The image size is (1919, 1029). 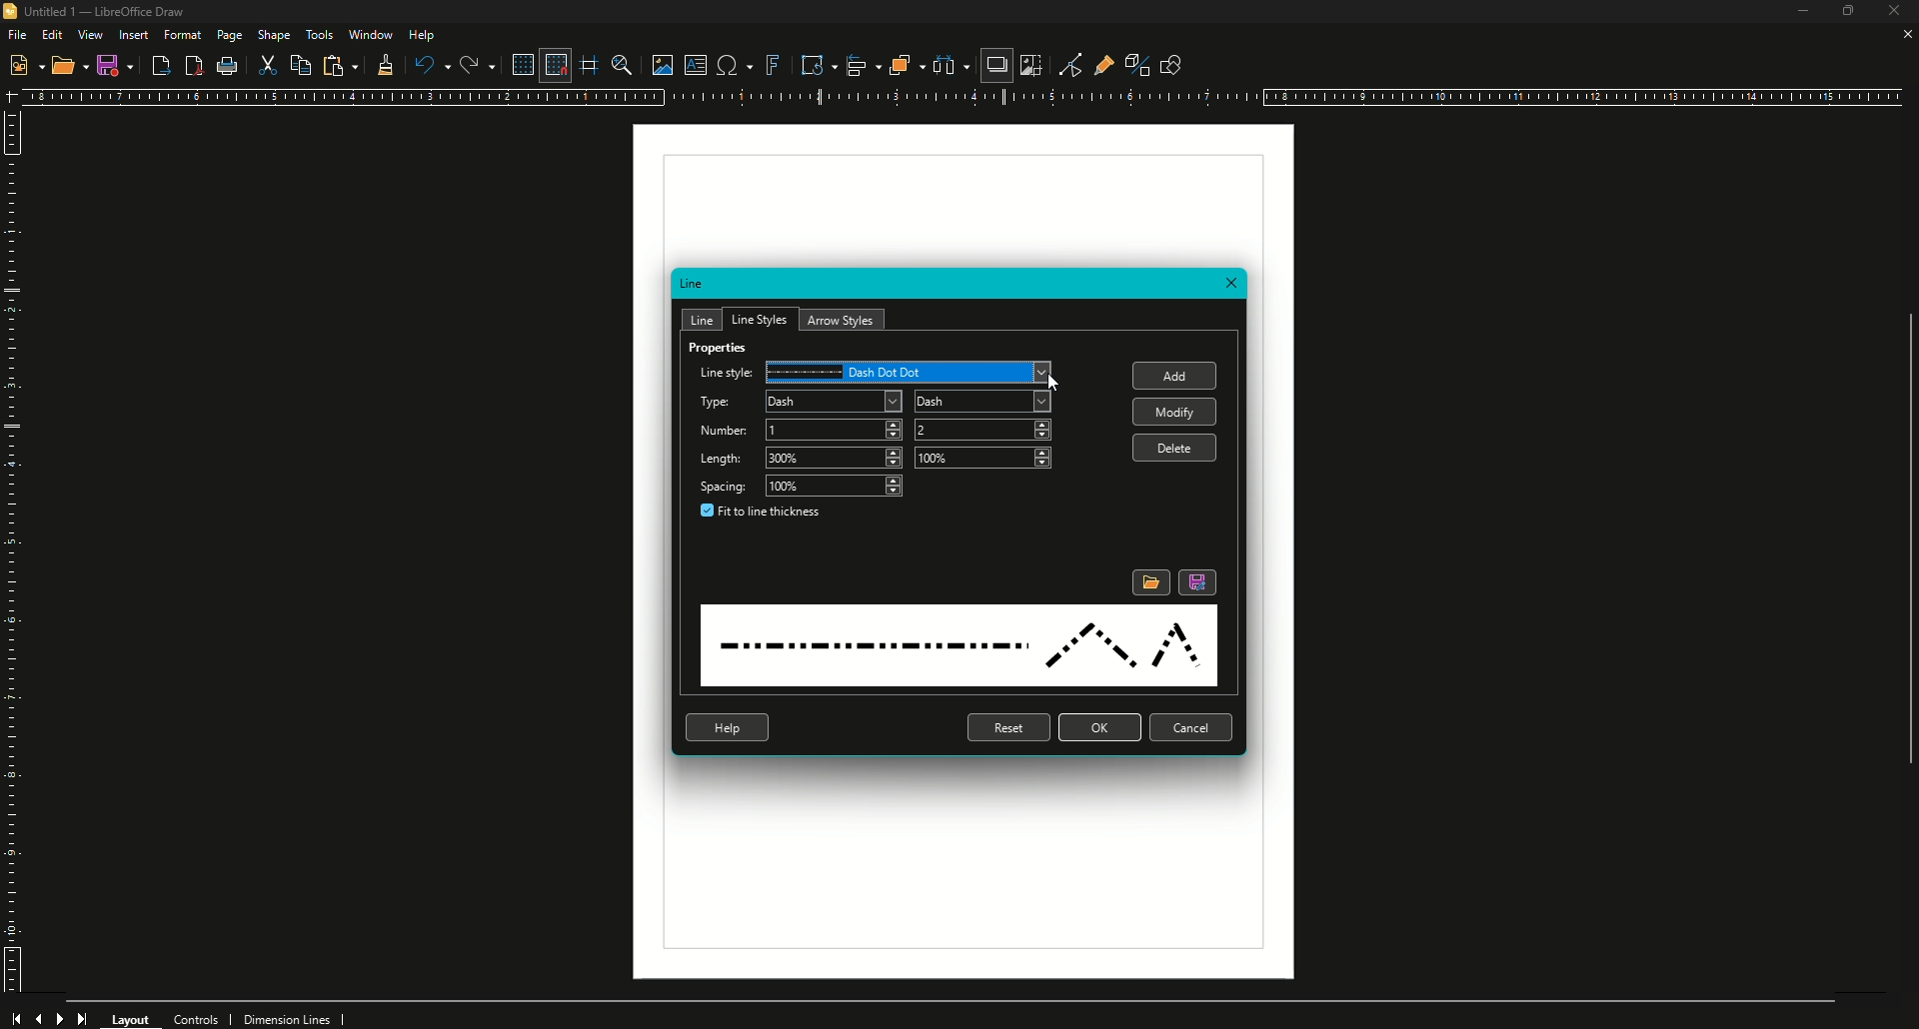 I want to click on Load Line Style, so click(x=1149, y=581).